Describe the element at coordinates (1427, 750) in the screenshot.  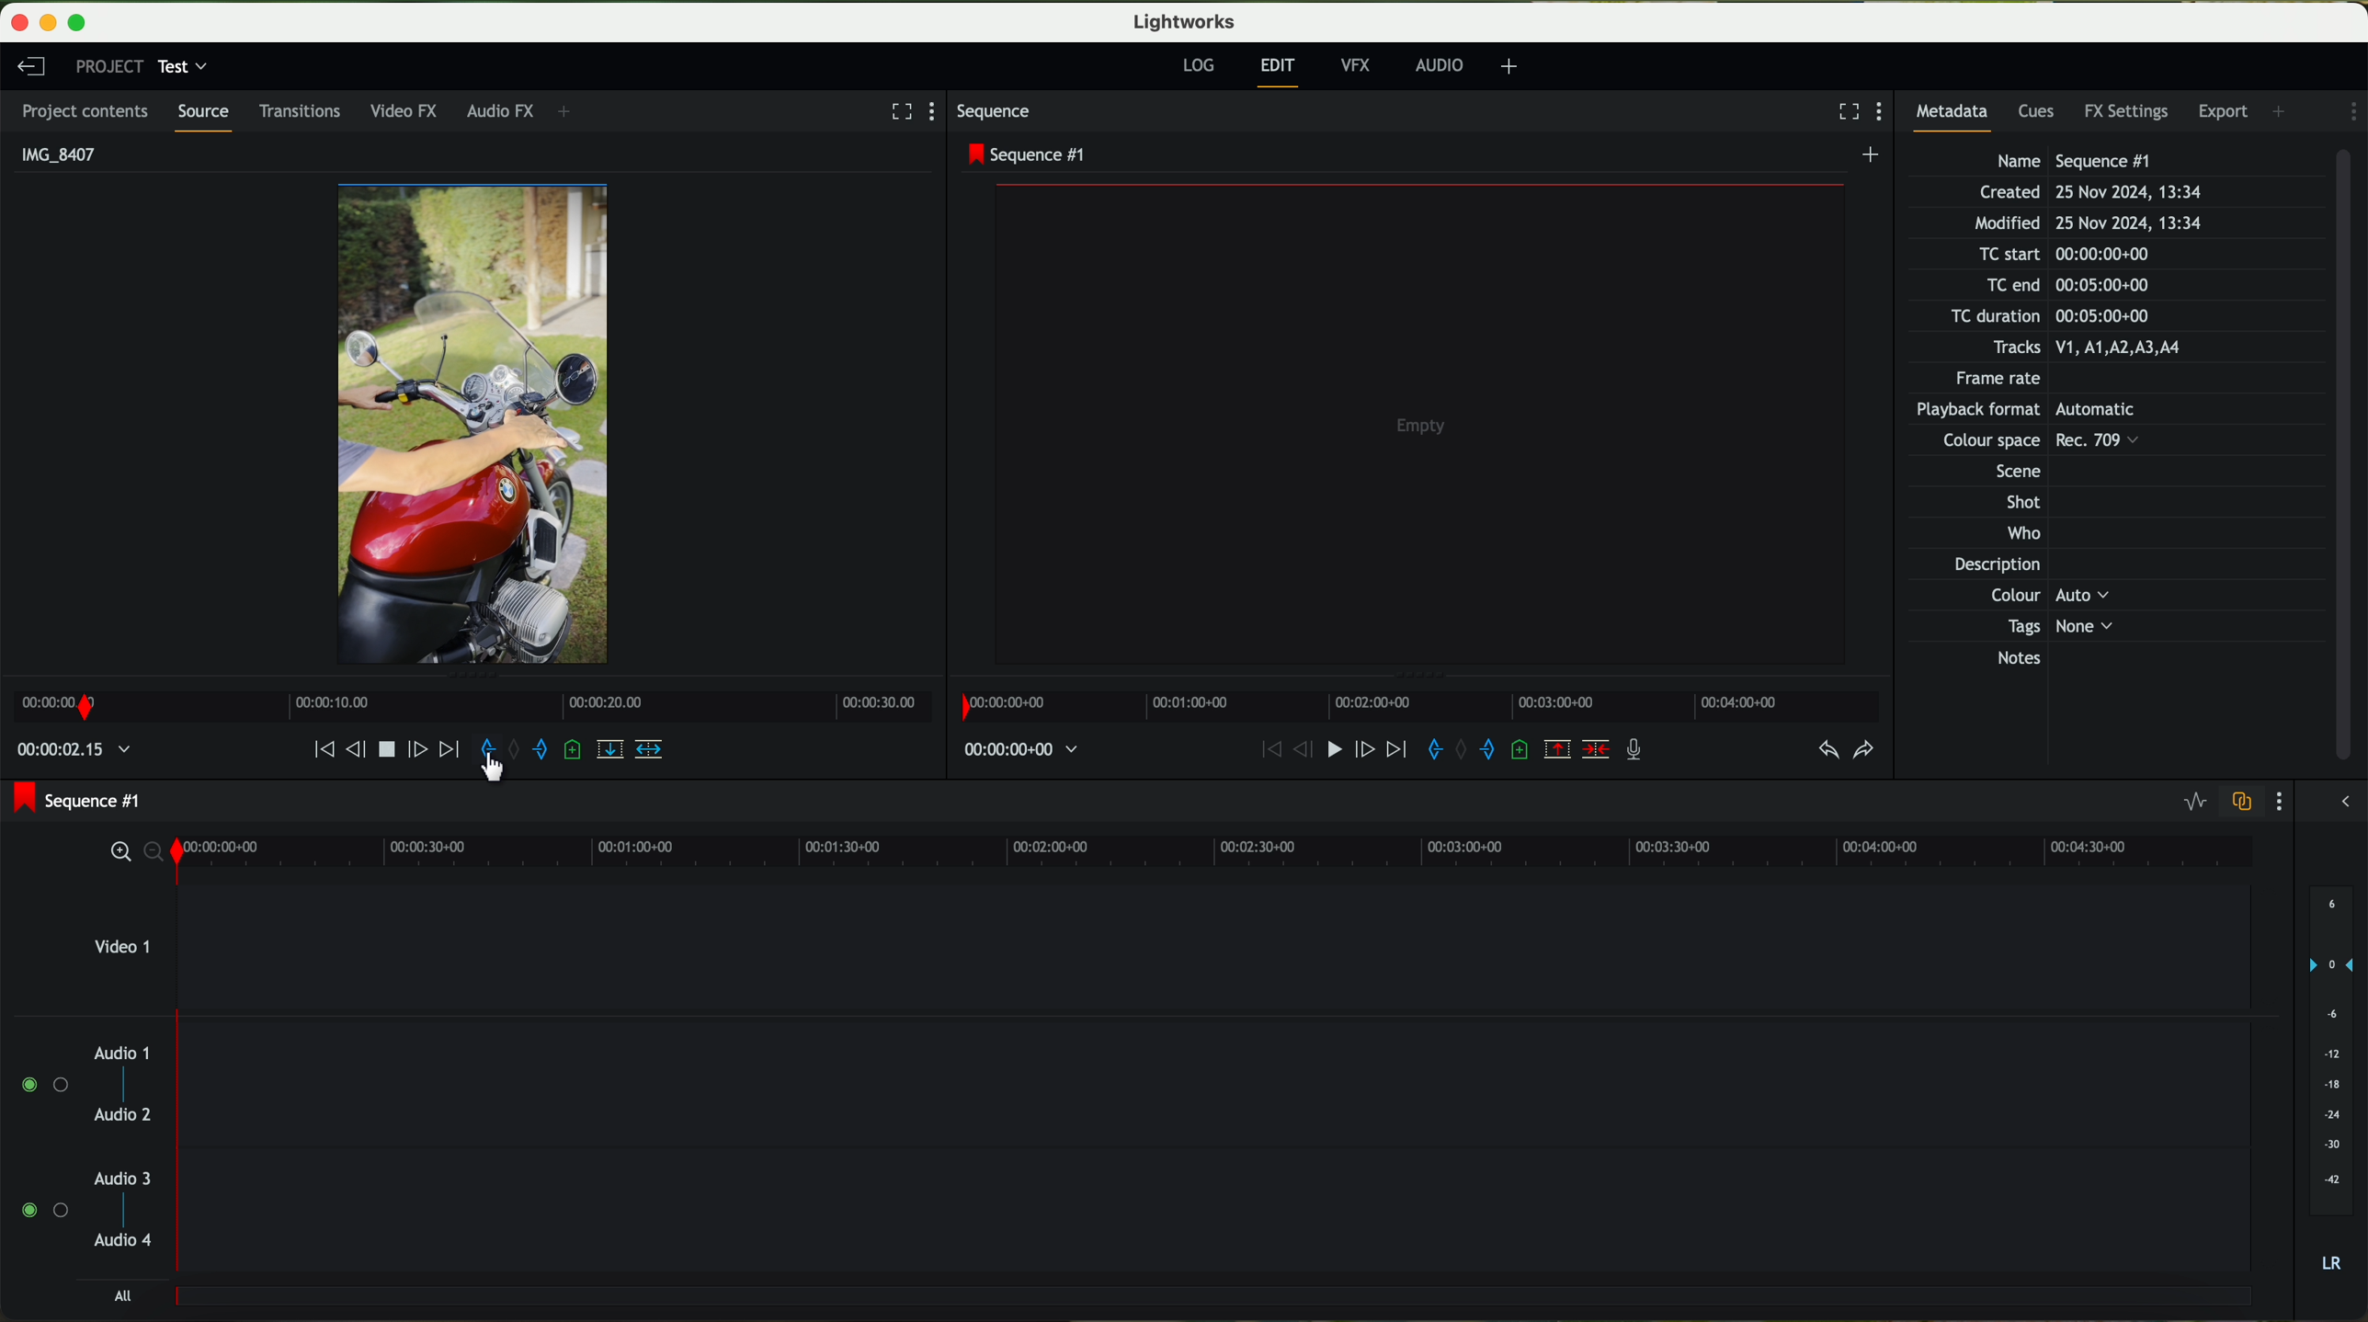
I see `add an in mark` at that location.